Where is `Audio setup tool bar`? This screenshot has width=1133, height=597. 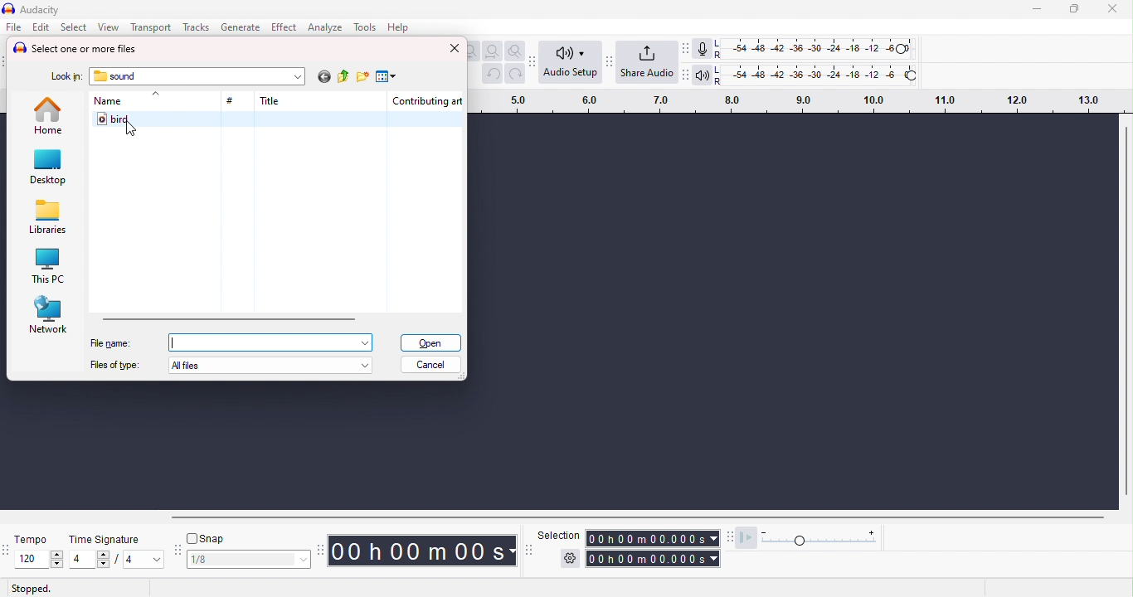 Audio setup tool bar is located at coordinates (535, 61).